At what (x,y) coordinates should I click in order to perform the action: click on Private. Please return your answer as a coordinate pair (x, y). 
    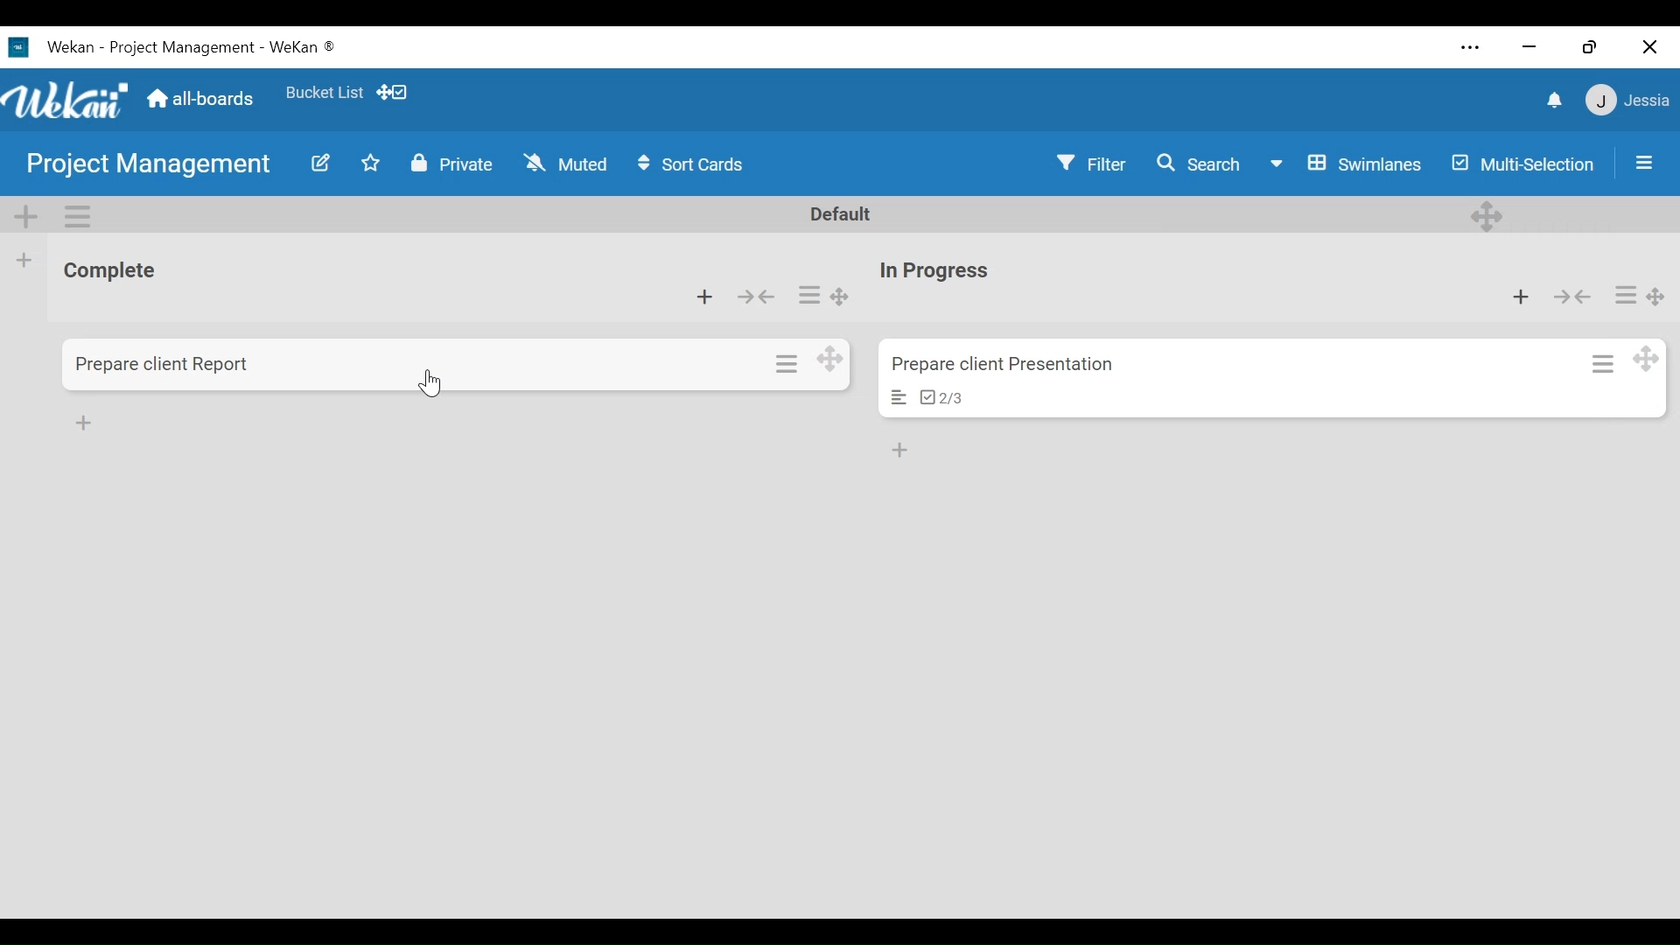
    Looking at the image, I should click on (448, 164).